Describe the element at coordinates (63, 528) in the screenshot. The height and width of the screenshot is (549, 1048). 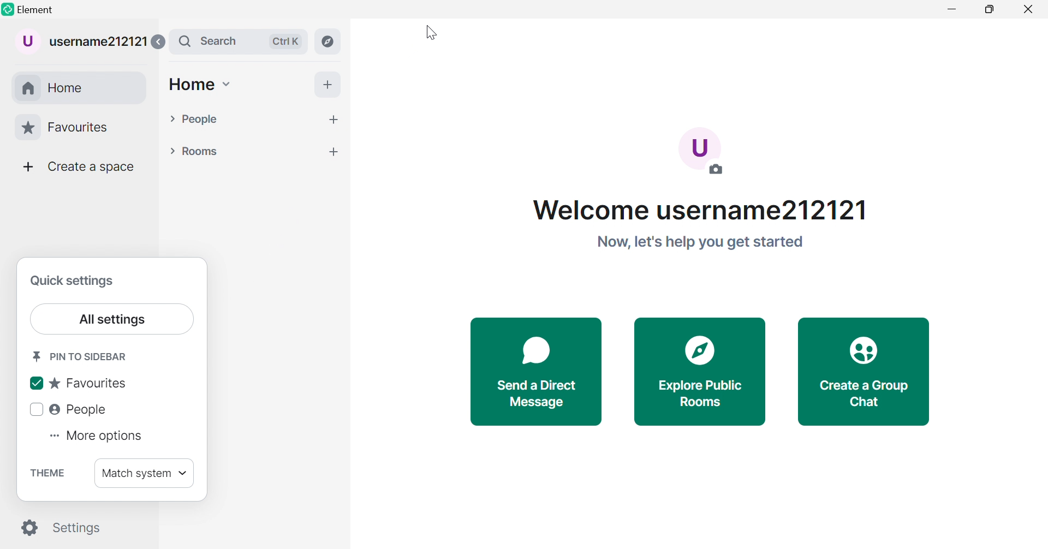
I see `Settings` at that location.